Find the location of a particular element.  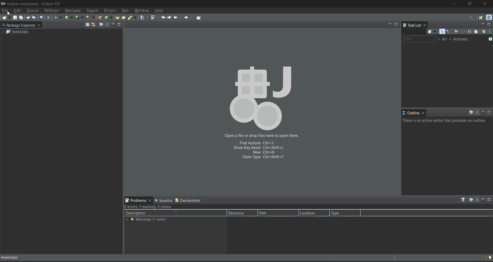

outline is located at coordinates (411, 113).